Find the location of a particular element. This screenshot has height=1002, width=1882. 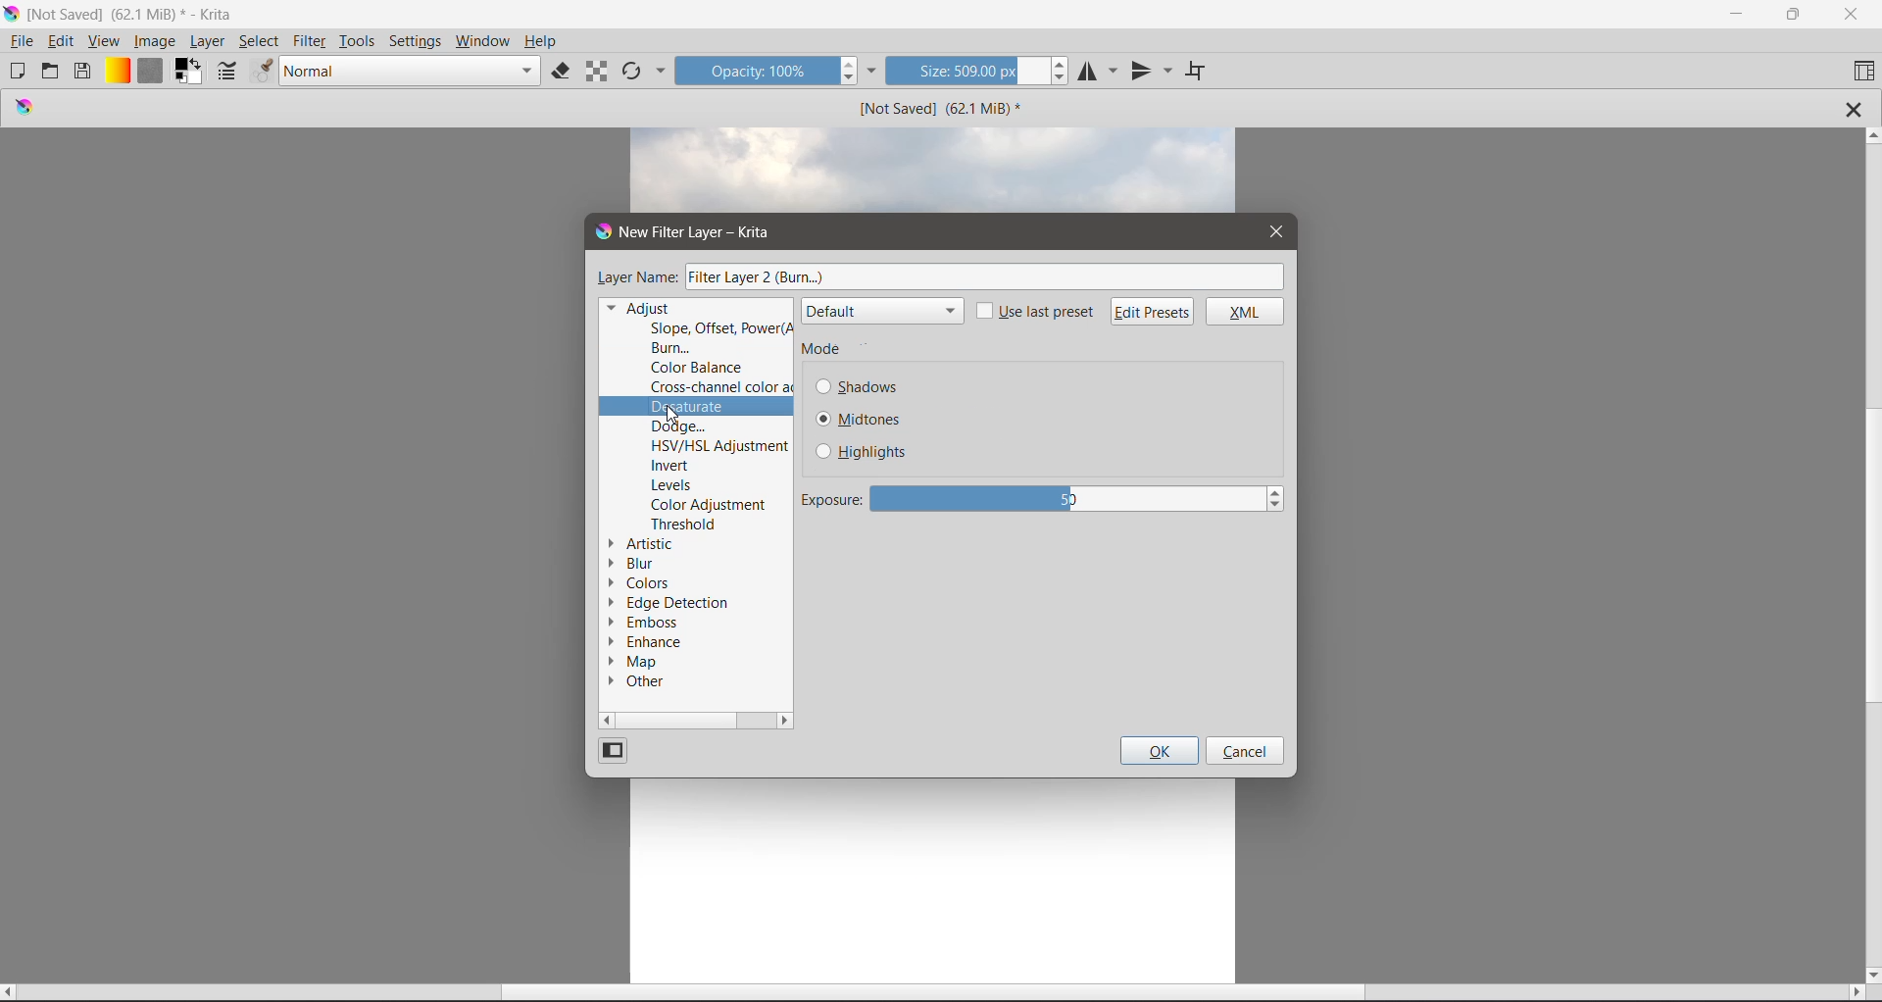

Horizontal Mirror Tool is located at coordinates (1098, 73).